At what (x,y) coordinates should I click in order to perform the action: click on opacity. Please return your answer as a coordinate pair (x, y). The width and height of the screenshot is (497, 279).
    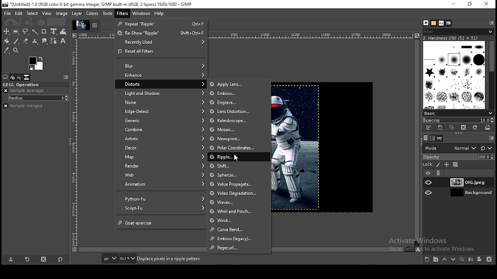
    Looking at the image, I should click on (458, 157).